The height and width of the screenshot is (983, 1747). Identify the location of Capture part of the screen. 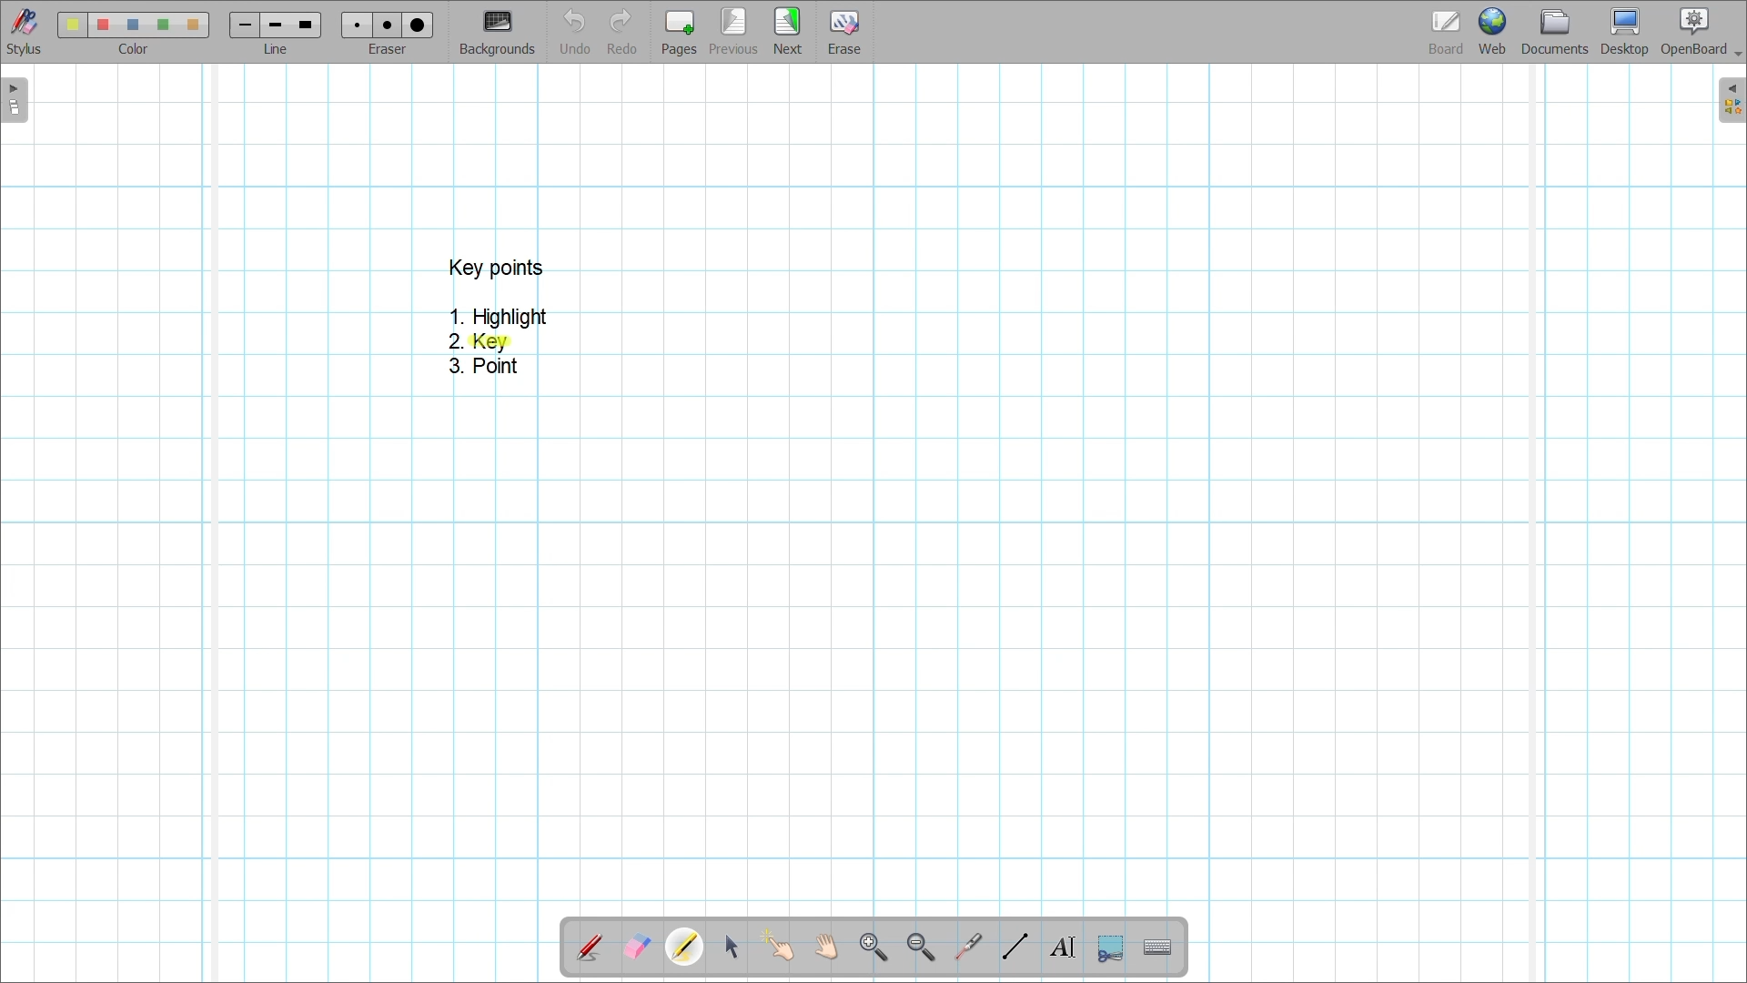
(1111, 949).